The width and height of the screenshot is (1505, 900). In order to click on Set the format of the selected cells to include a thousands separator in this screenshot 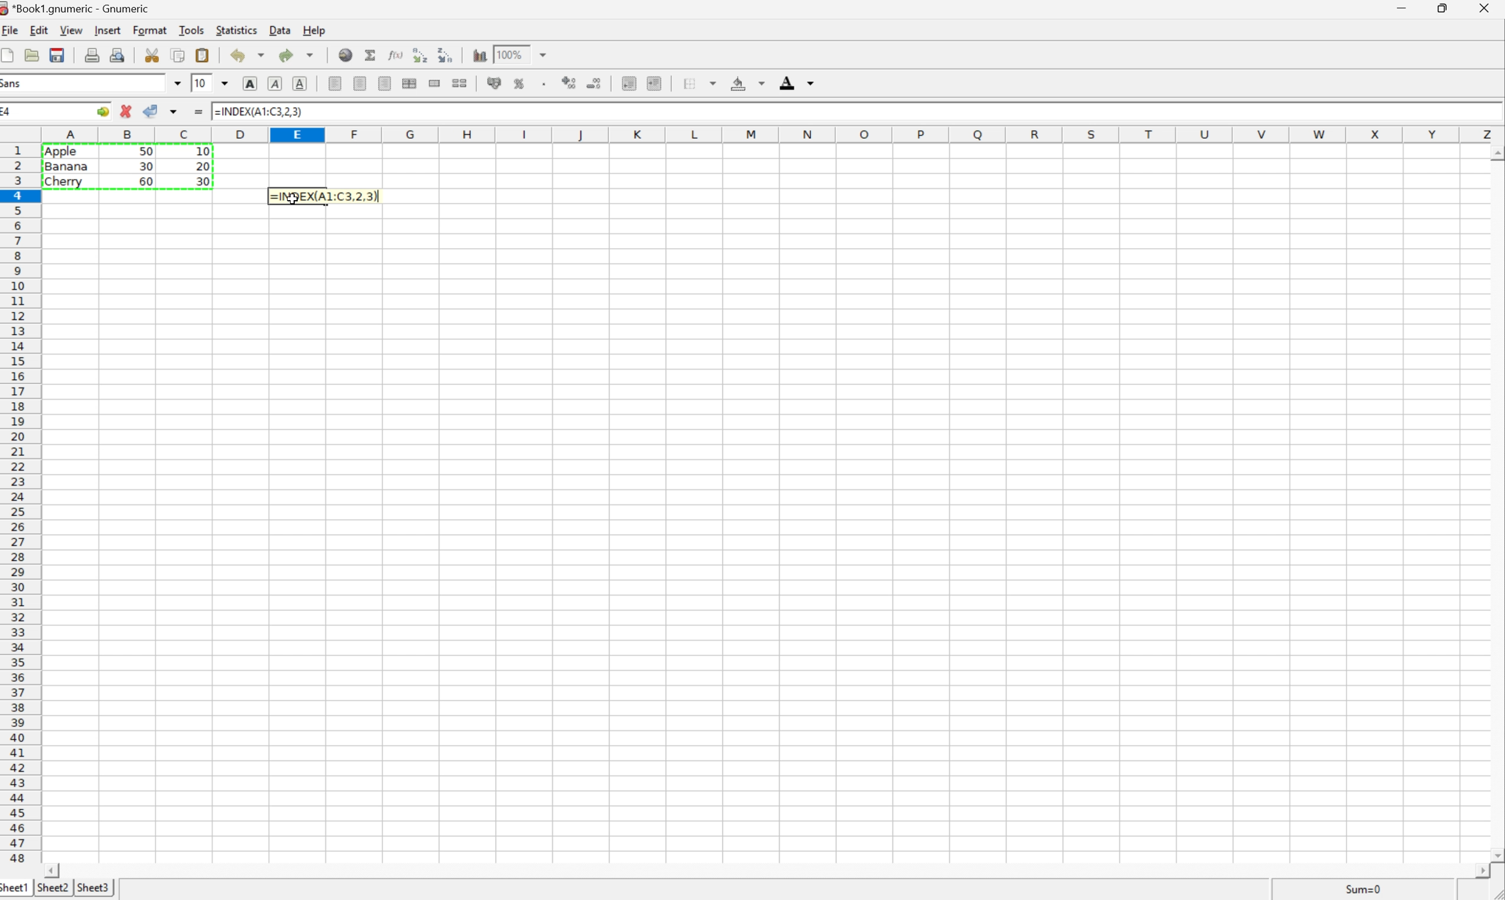, I will do `click(545, 83)`.